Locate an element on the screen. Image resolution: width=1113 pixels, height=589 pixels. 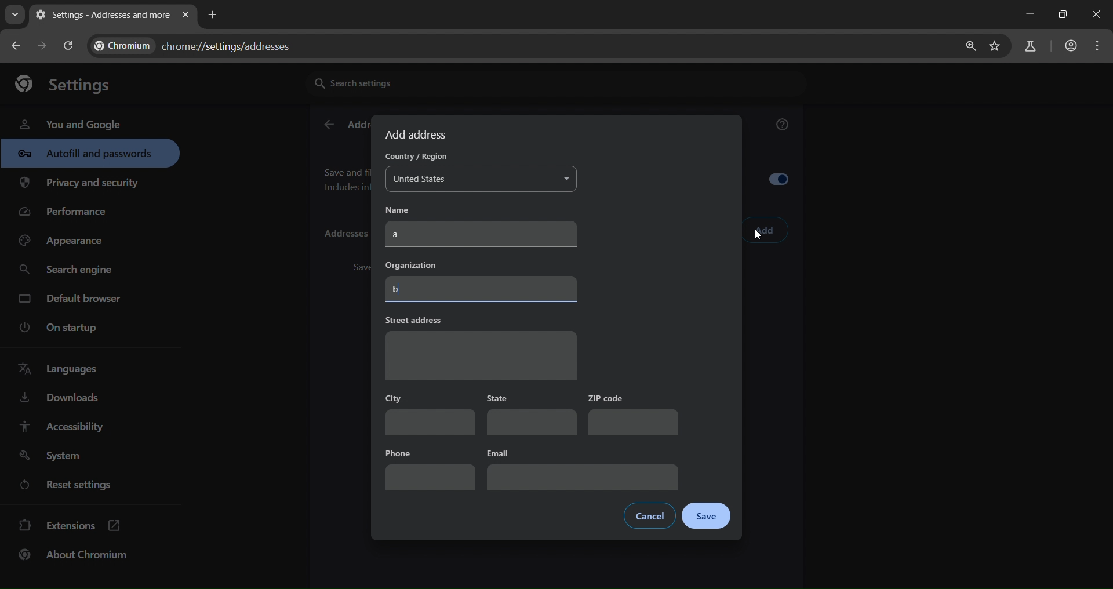
country is located at coordinates (414, 158).